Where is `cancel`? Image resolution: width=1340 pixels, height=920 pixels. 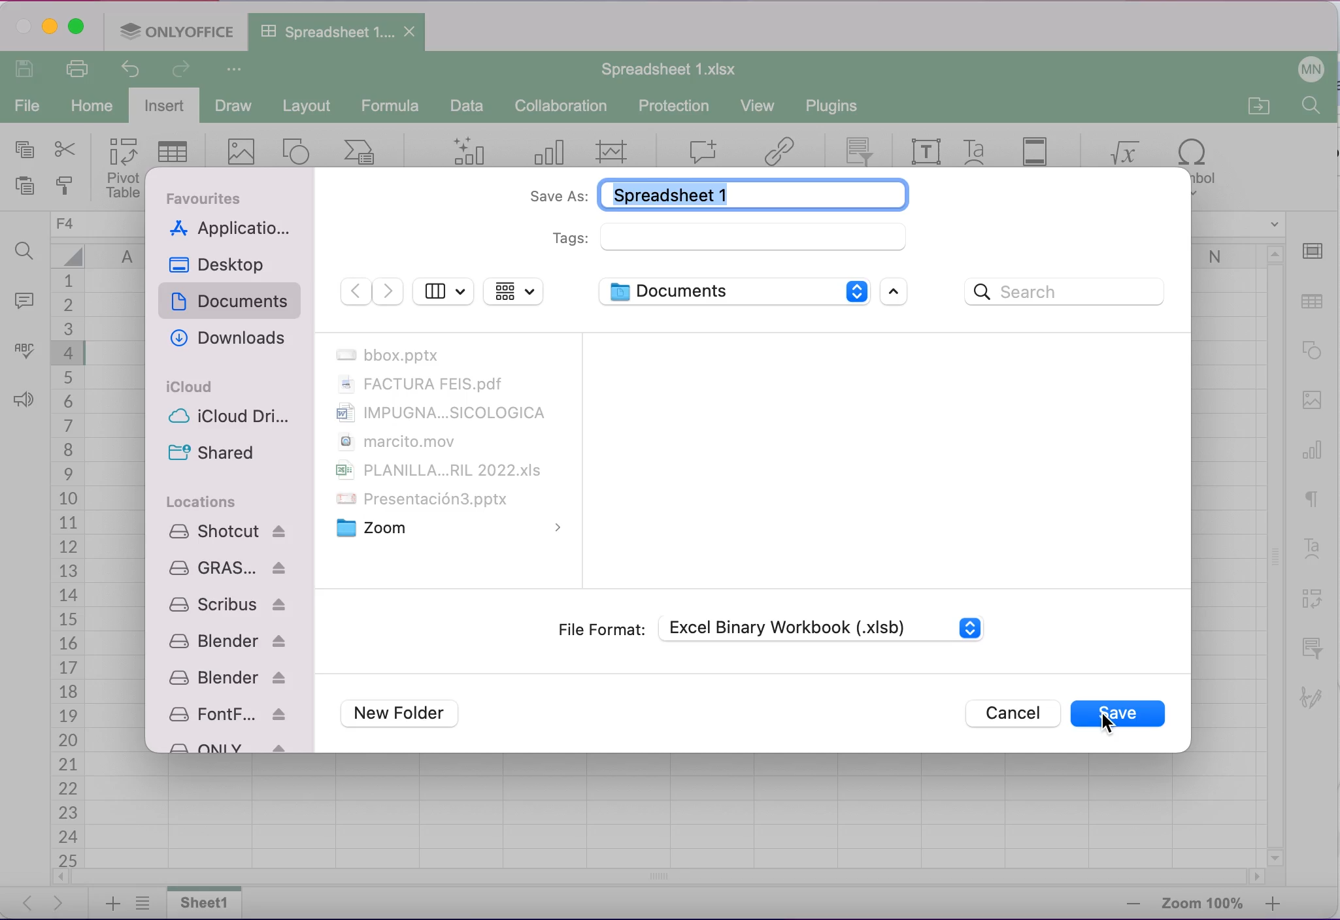 cancel is located at coordinates (1009, 714).